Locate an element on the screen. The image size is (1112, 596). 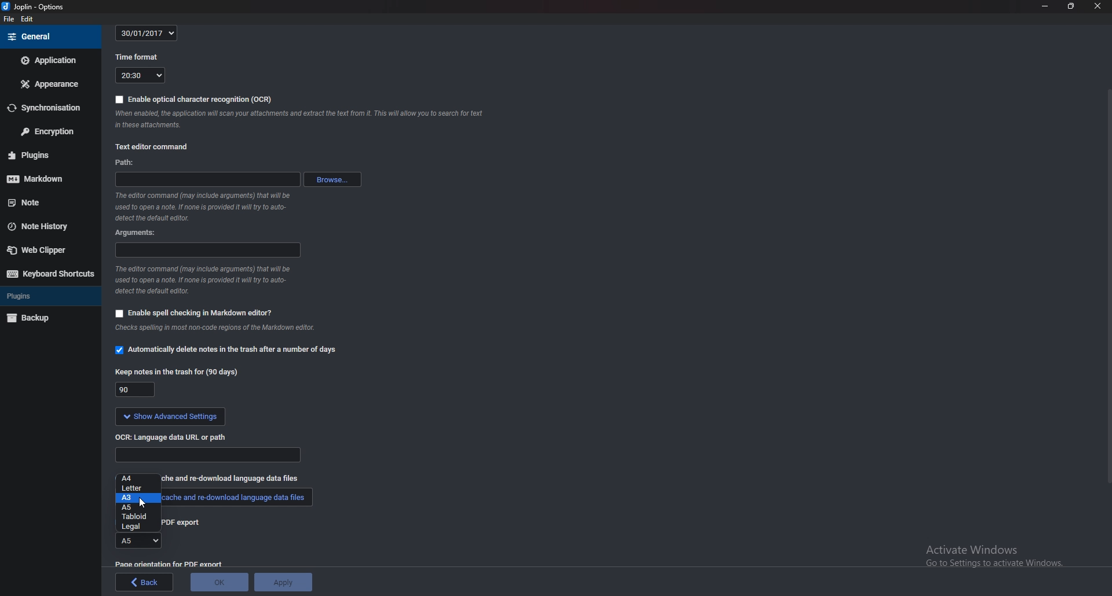
pdf export is located at coordinates (185, 523).